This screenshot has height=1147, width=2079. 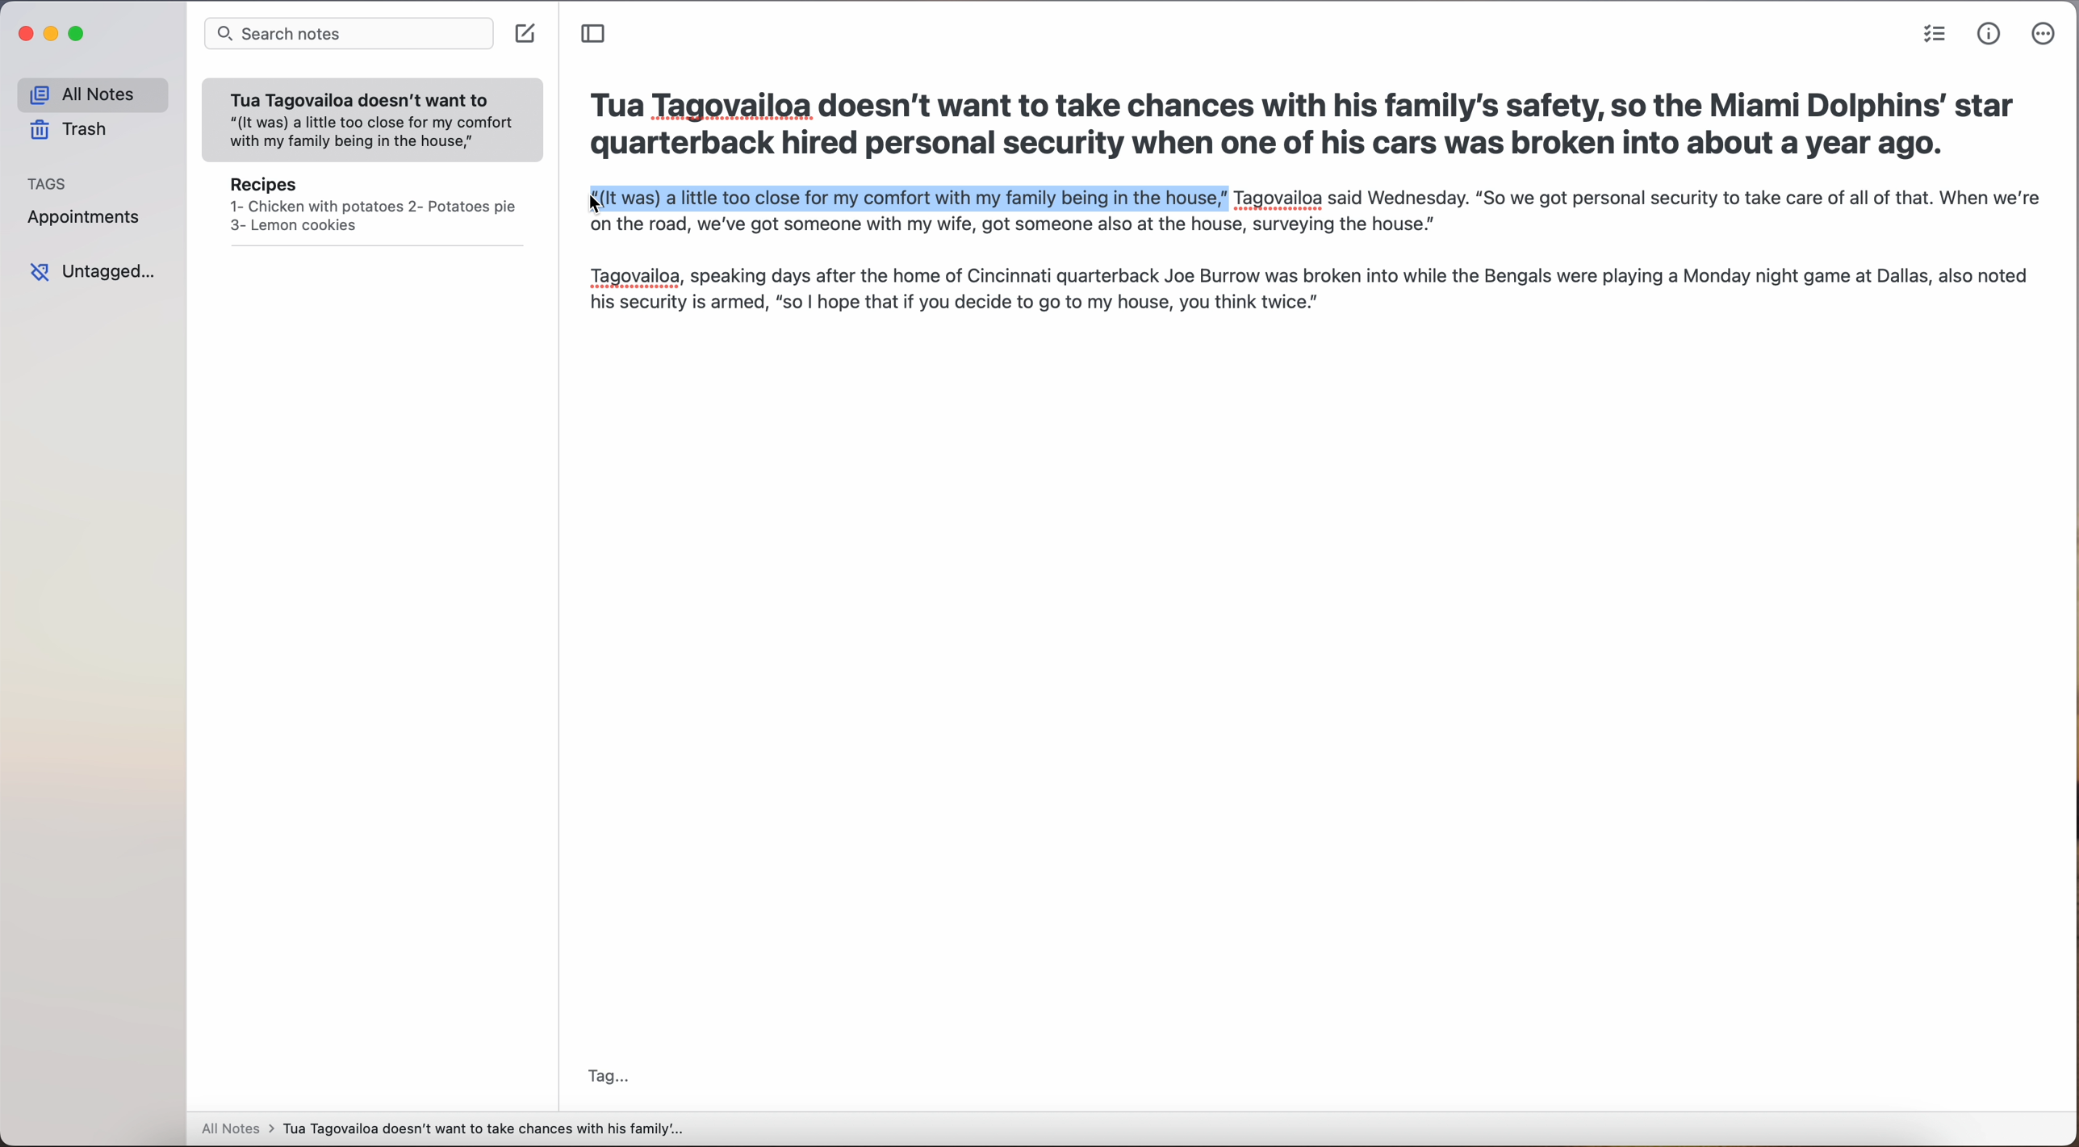 What do you see at coordinates (71, 129) in the screenshot?
I see `trash` at bounding box center [71, 129].